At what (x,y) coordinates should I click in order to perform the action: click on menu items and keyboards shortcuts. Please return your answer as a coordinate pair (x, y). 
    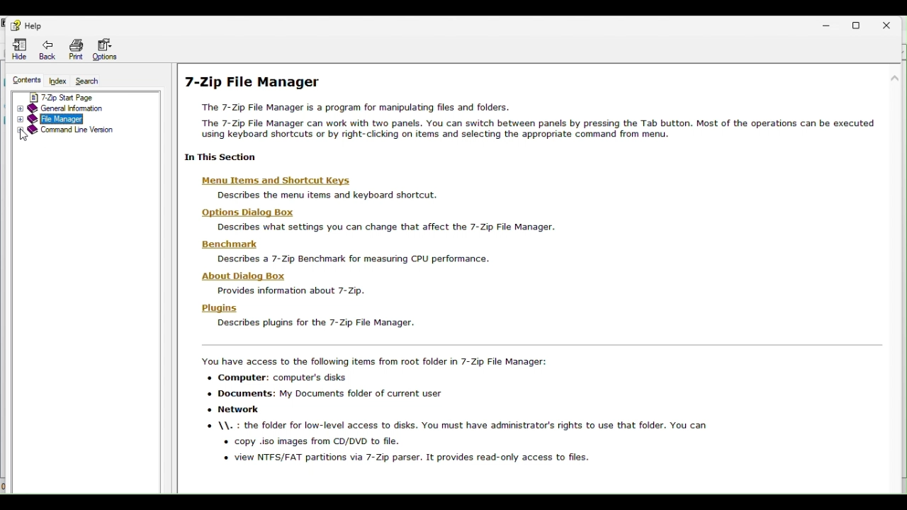
    Looking at the image, I should click on (284, 181).